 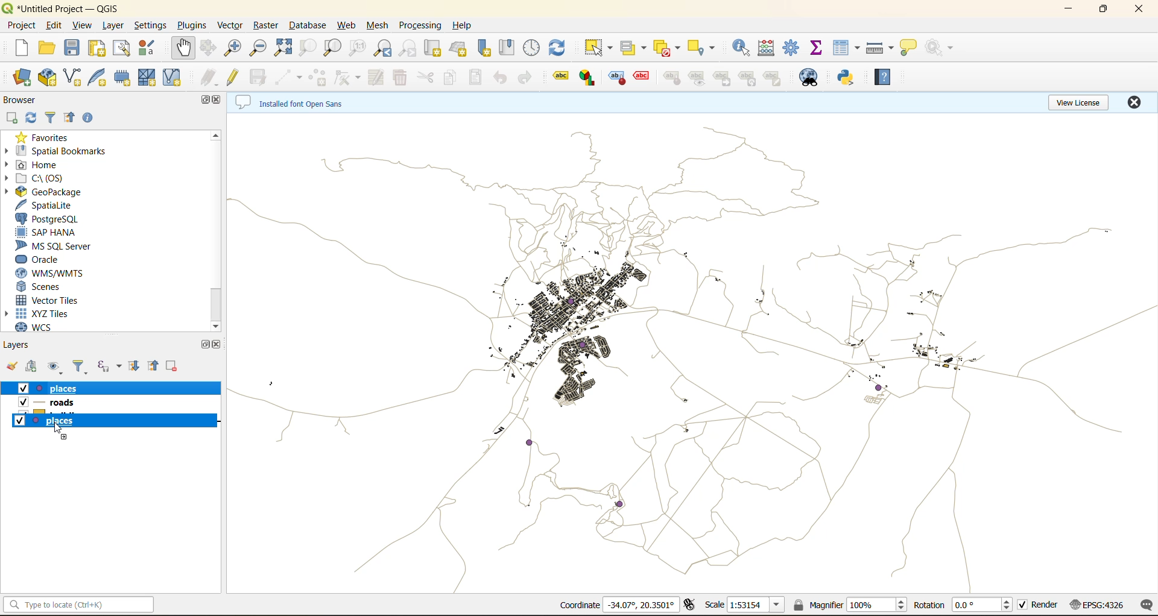 What do you see at coordinates (1104, 10) in the screenshot?
I see `maximize` at bounding box center [1104, 10].